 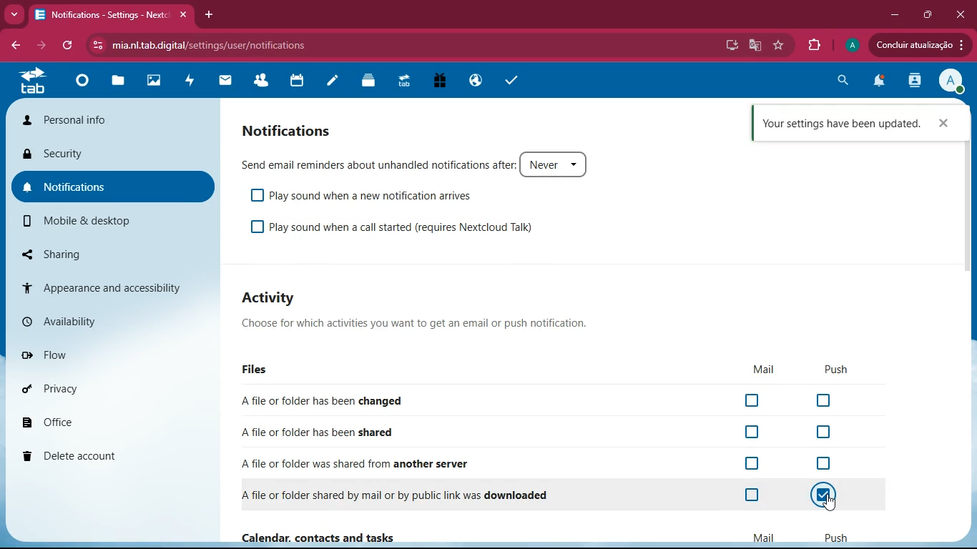 I want to click on delete account, so click(x=85, y=454).